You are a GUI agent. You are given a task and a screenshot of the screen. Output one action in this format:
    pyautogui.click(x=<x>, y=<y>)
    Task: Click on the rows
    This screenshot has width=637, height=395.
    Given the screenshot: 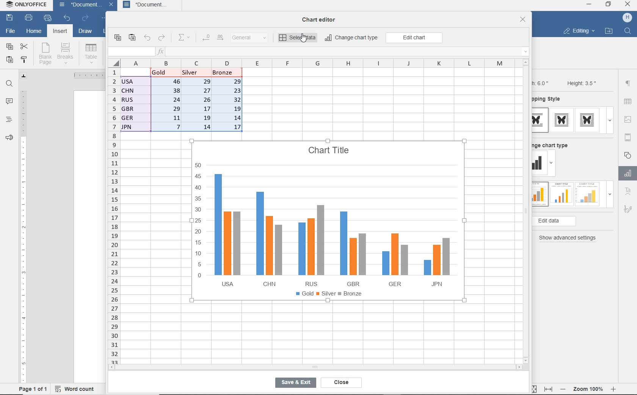 What is the action you would take?
    pyautogui.click(x=113, y=215)
    